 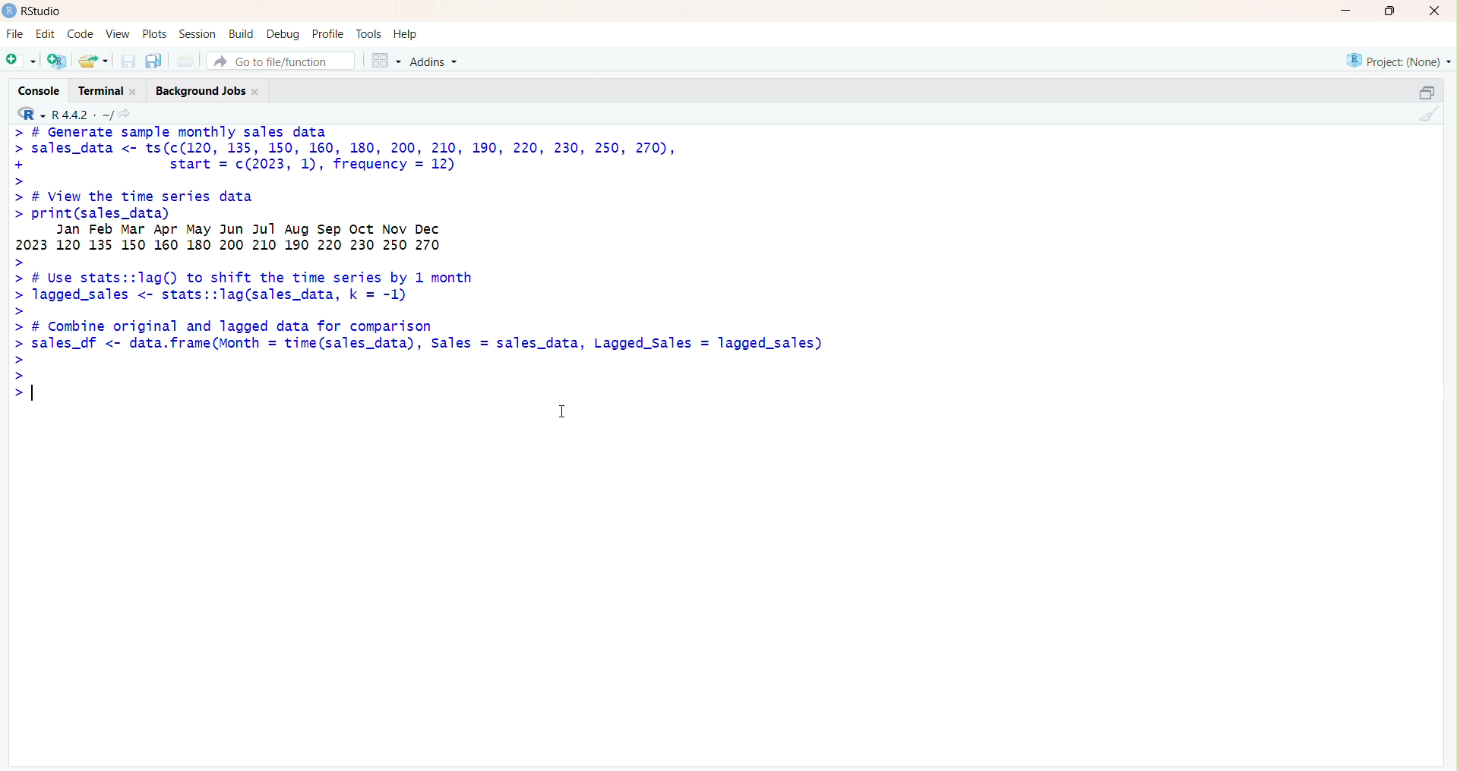 I want to click on collapse, so click(x=1427, y=91).